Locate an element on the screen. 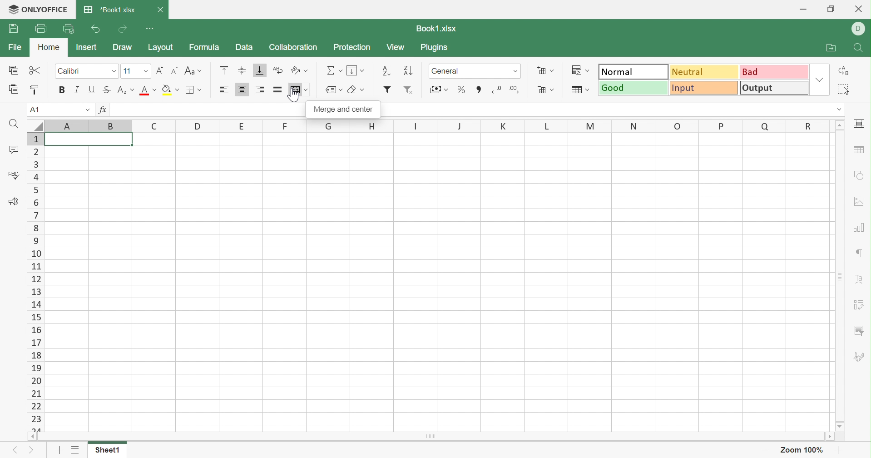 The image size is (871, 458). Cut is located at coordinates (36, 71).